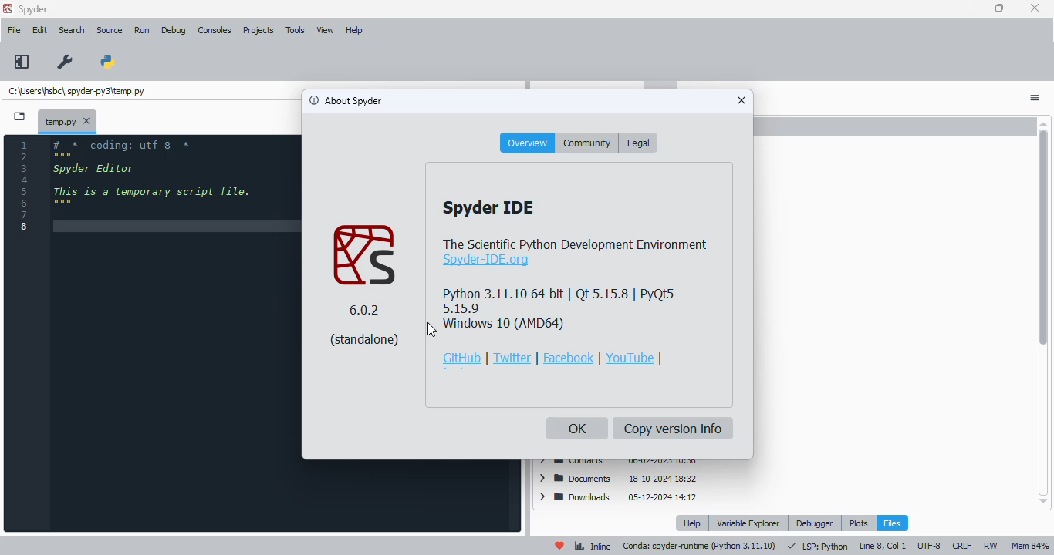 This screenshot has width=1054, height=555. What do you see at coordinates (818, 547) in the screenshot?
I see `LSP: python` at bounding box center [818, 547].